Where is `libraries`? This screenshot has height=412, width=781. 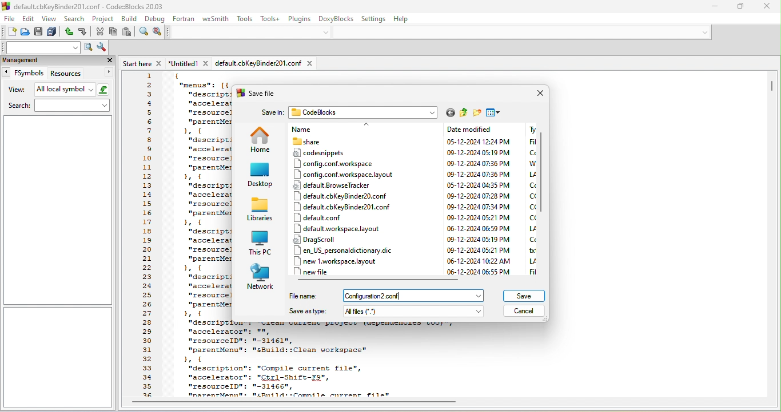
libraries is located at coordinates (262, 209).